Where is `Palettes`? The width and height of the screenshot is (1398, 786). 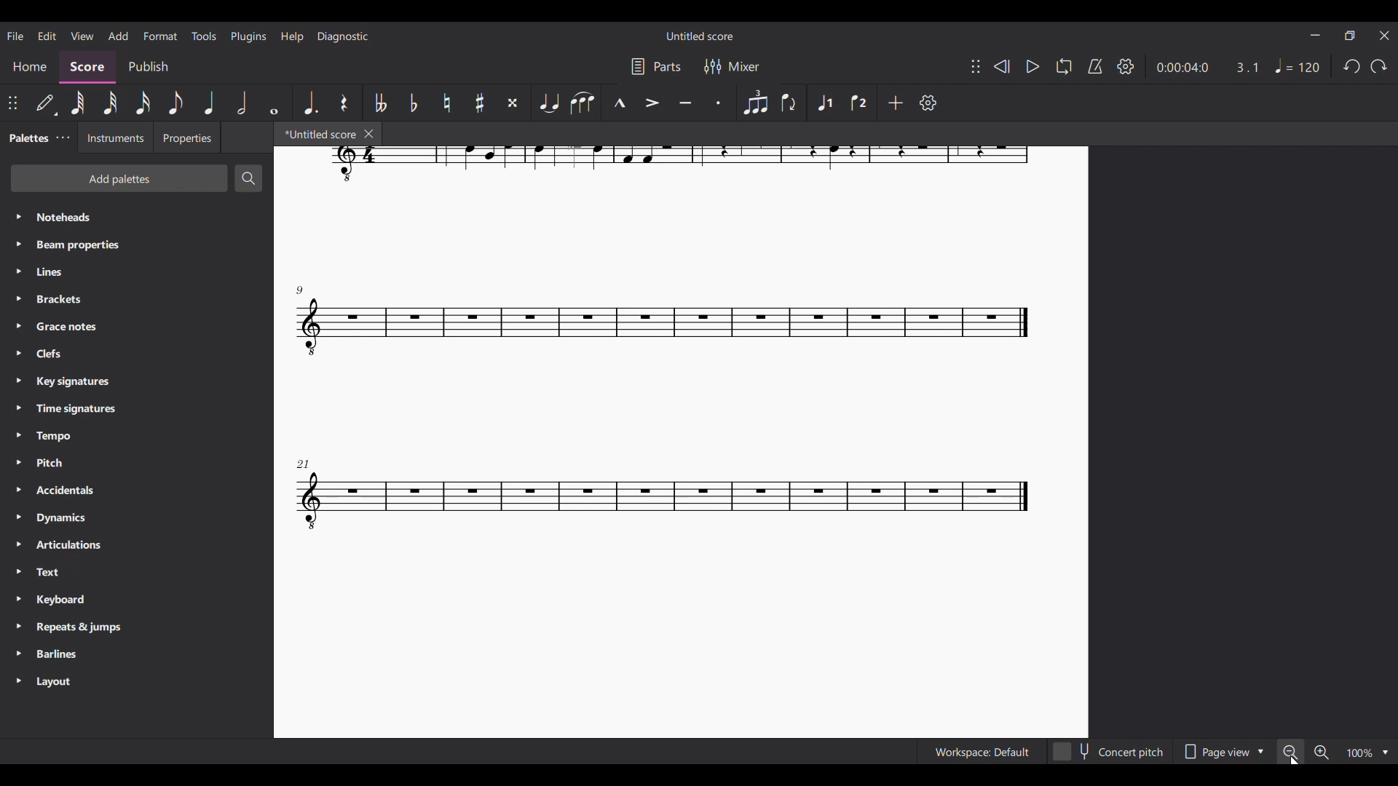 Palettes is located at coordinates (26, 139).